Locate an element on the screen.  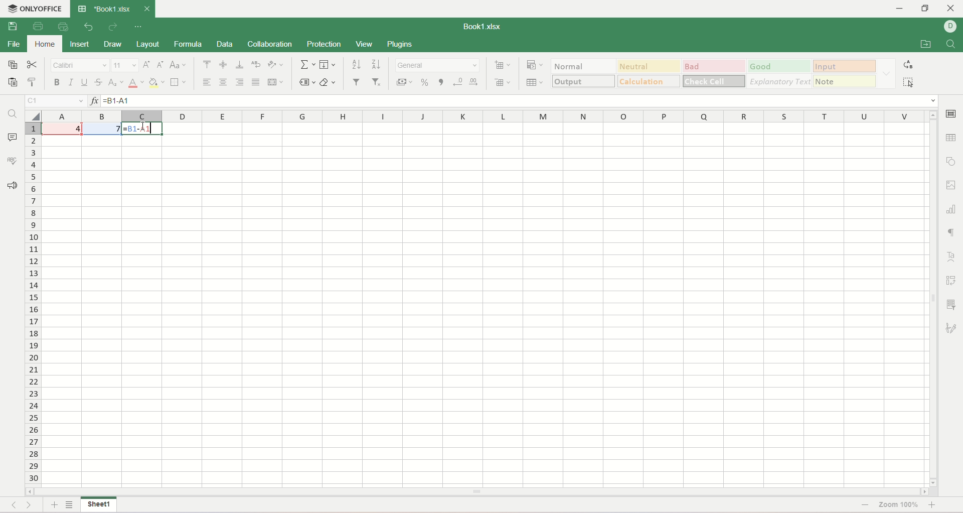
spell check is located at coordinates (12, 161).